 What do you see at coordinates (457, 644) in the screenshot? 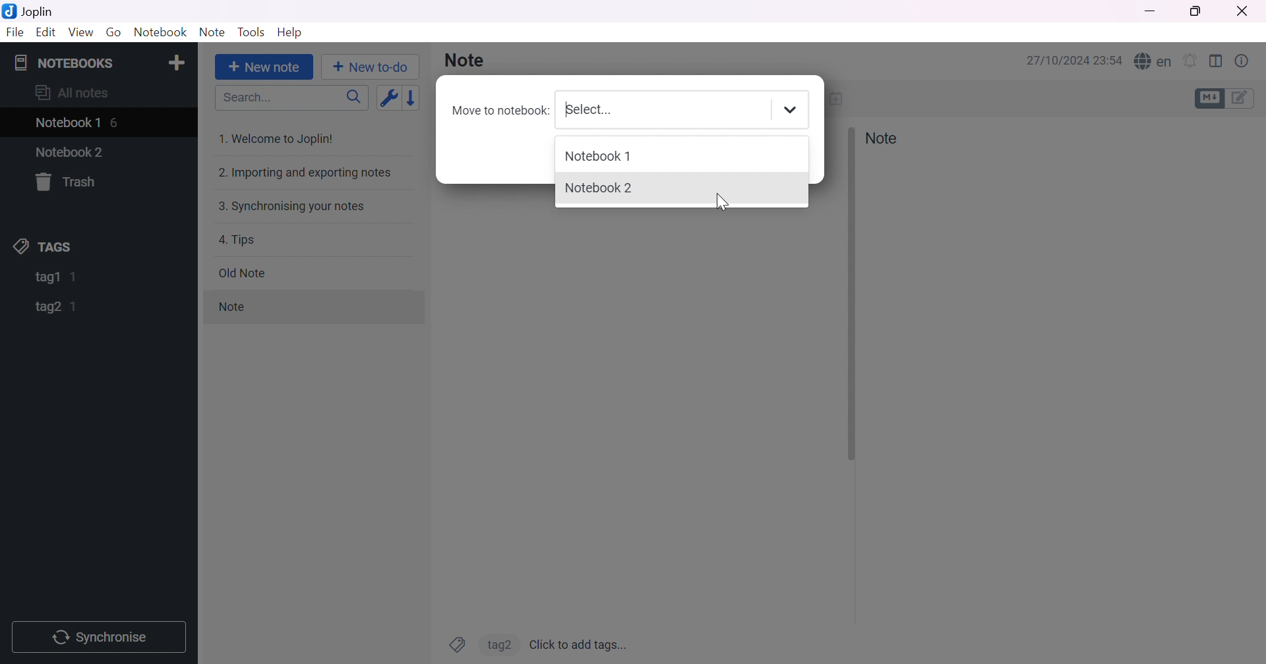
I see `Tags` at bounding box center [457, 644].